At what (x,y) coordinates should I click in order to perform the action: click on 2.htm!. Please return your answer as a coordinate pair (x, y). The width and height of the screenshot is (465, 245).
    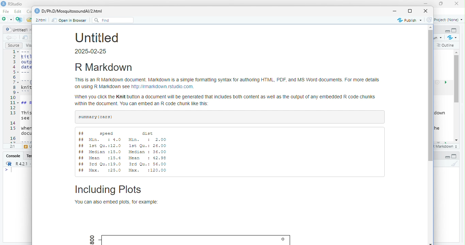
    Looking at the image, I should click on (41, 20).